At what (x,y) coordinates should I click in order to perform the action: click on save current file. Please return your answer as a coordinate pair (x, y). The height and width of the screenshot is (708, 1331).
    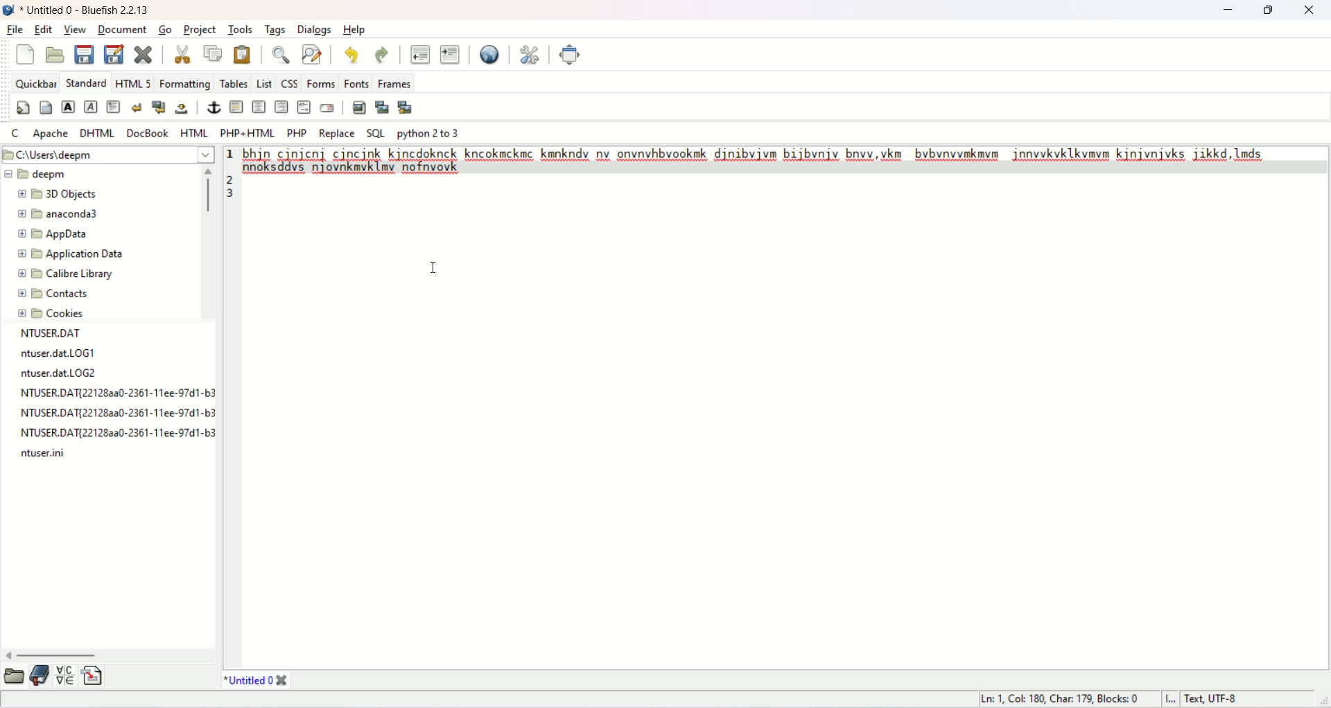
    Looking at the image, I should click on (86, 57).